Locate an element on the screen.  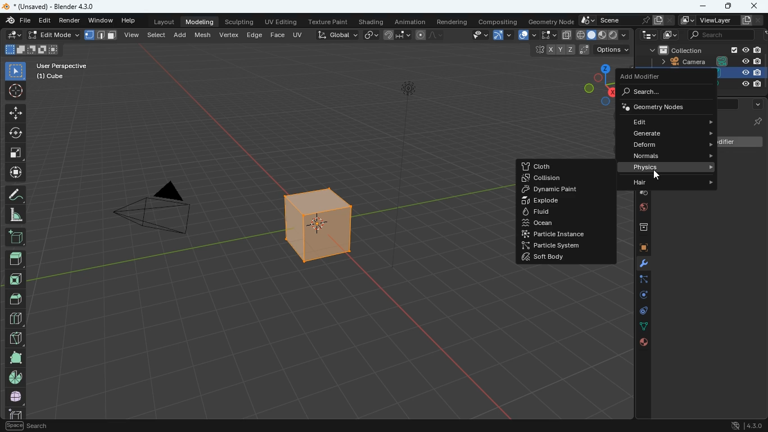
compositing is located at coordinates (499, 20).